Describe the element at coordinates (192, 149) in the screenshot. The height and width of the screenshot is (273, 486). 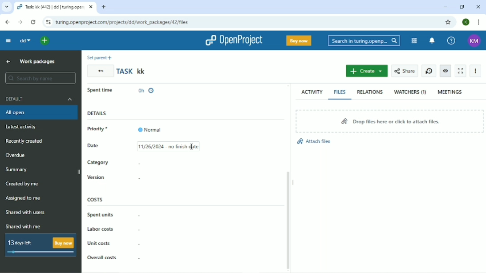
I see `cursor` at that location.